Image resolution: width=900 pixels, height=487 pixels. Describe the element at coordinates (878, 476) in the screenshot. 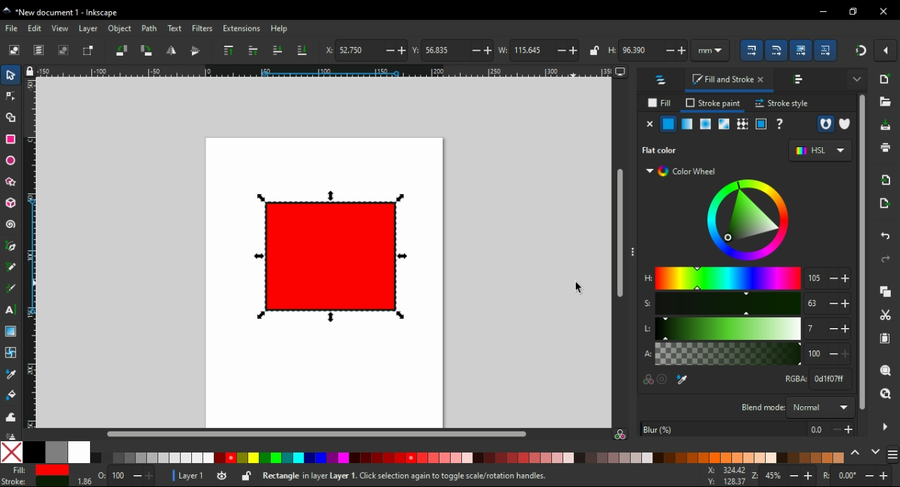

I see `increase/decrease` at that location.